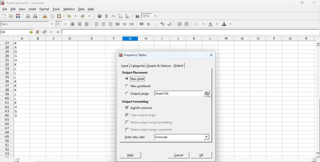 The height and width of the screenshot is (162, 320). Describe the element at coordinates (137, 16) in the screenshot. I see `insert chart` at that location.